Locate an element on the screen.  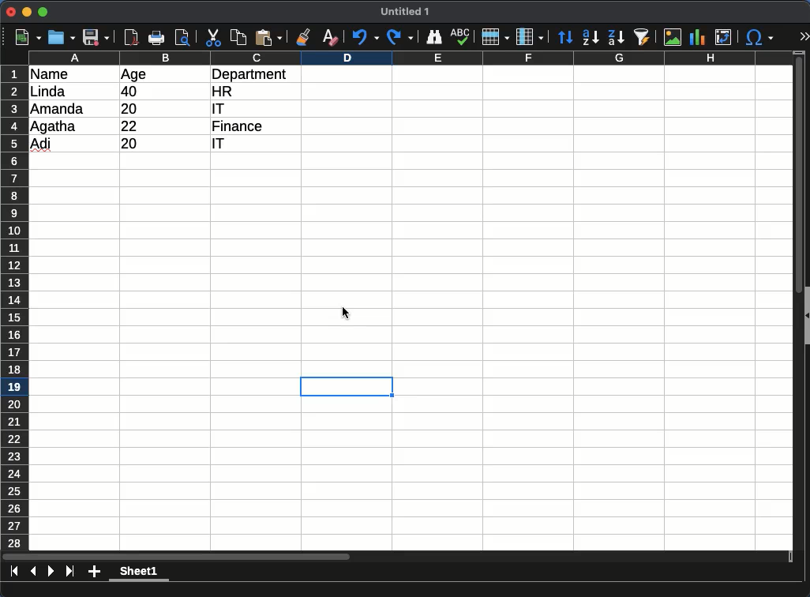
name is located at coordinates (58, 73).